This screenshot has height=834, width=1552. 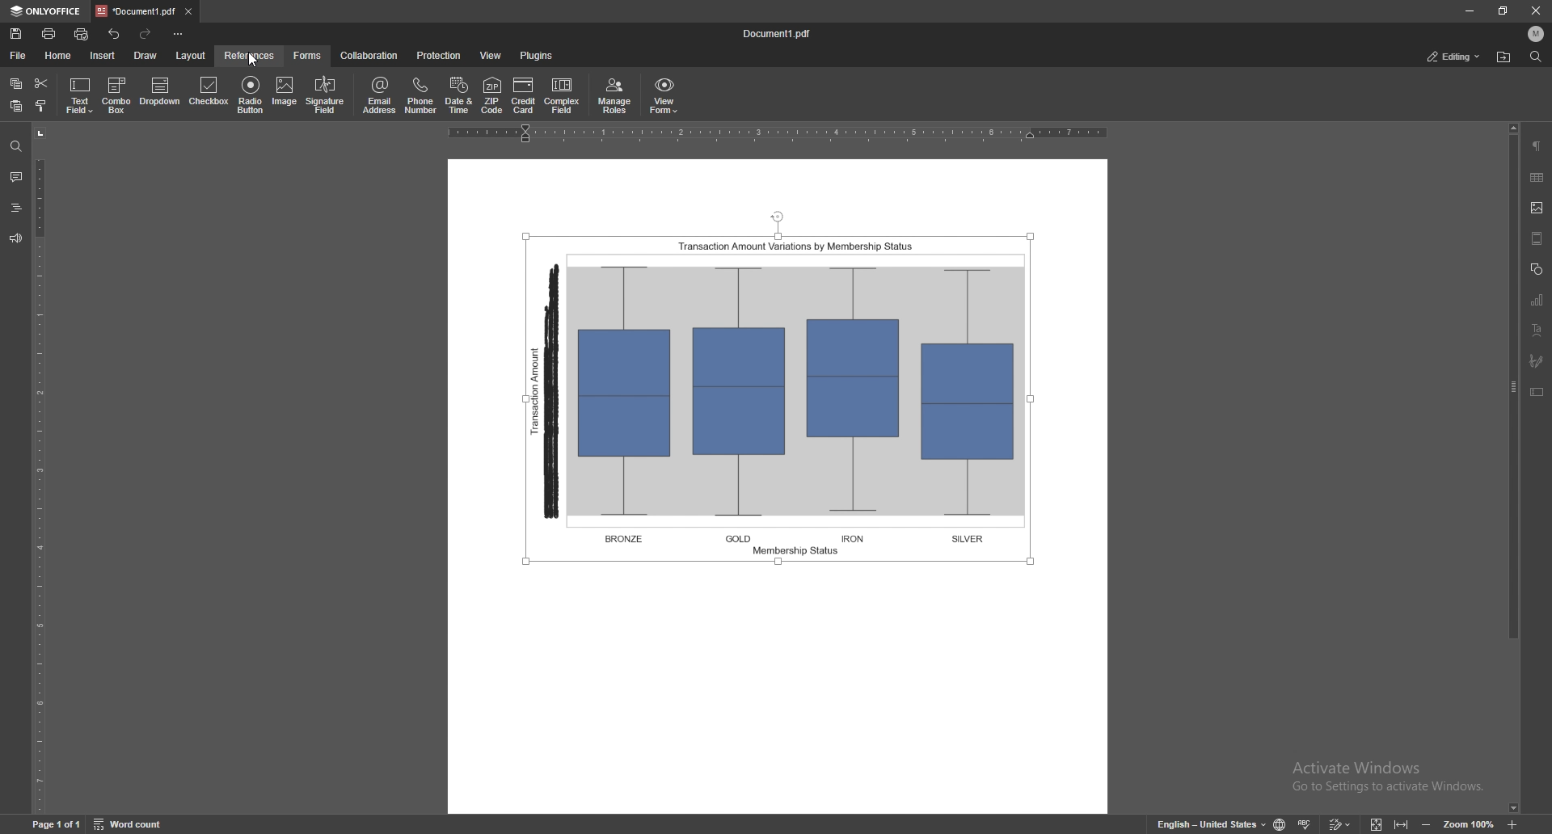 What do you see at coordinates (1469, 11) in the screenshot?
I see `minimize` at bounding box center [1469, 11].